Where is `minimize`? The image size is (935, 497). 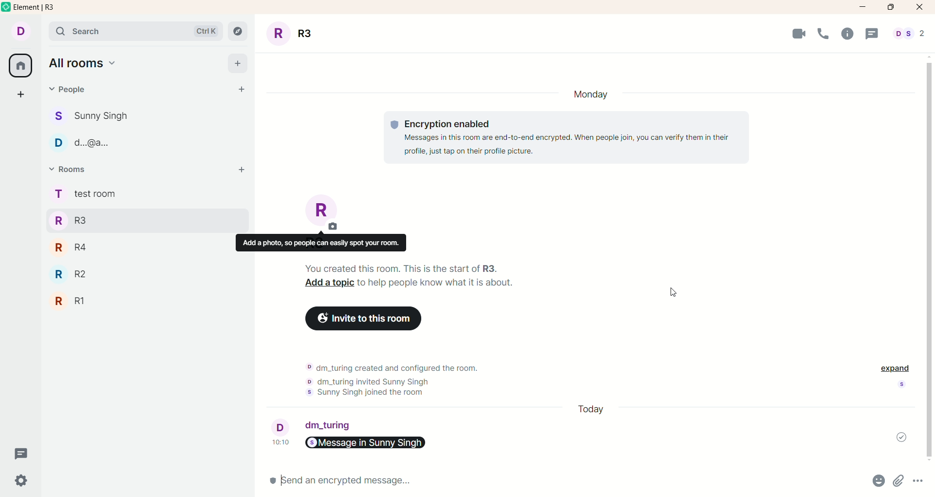
minimize is located at coordinates (864, 6).